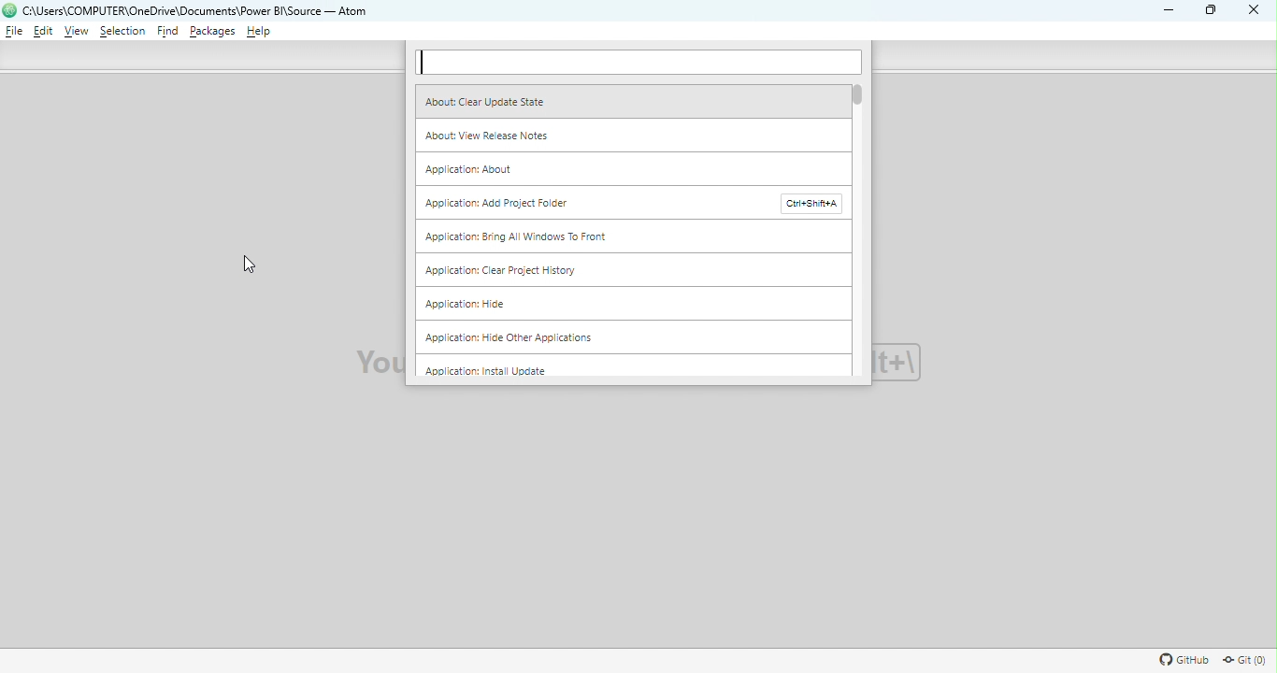 This screenshot has height=673, width=1277. Describe the element at coordinates (122, 34) in the screenshot. I see `Selection` at that location.